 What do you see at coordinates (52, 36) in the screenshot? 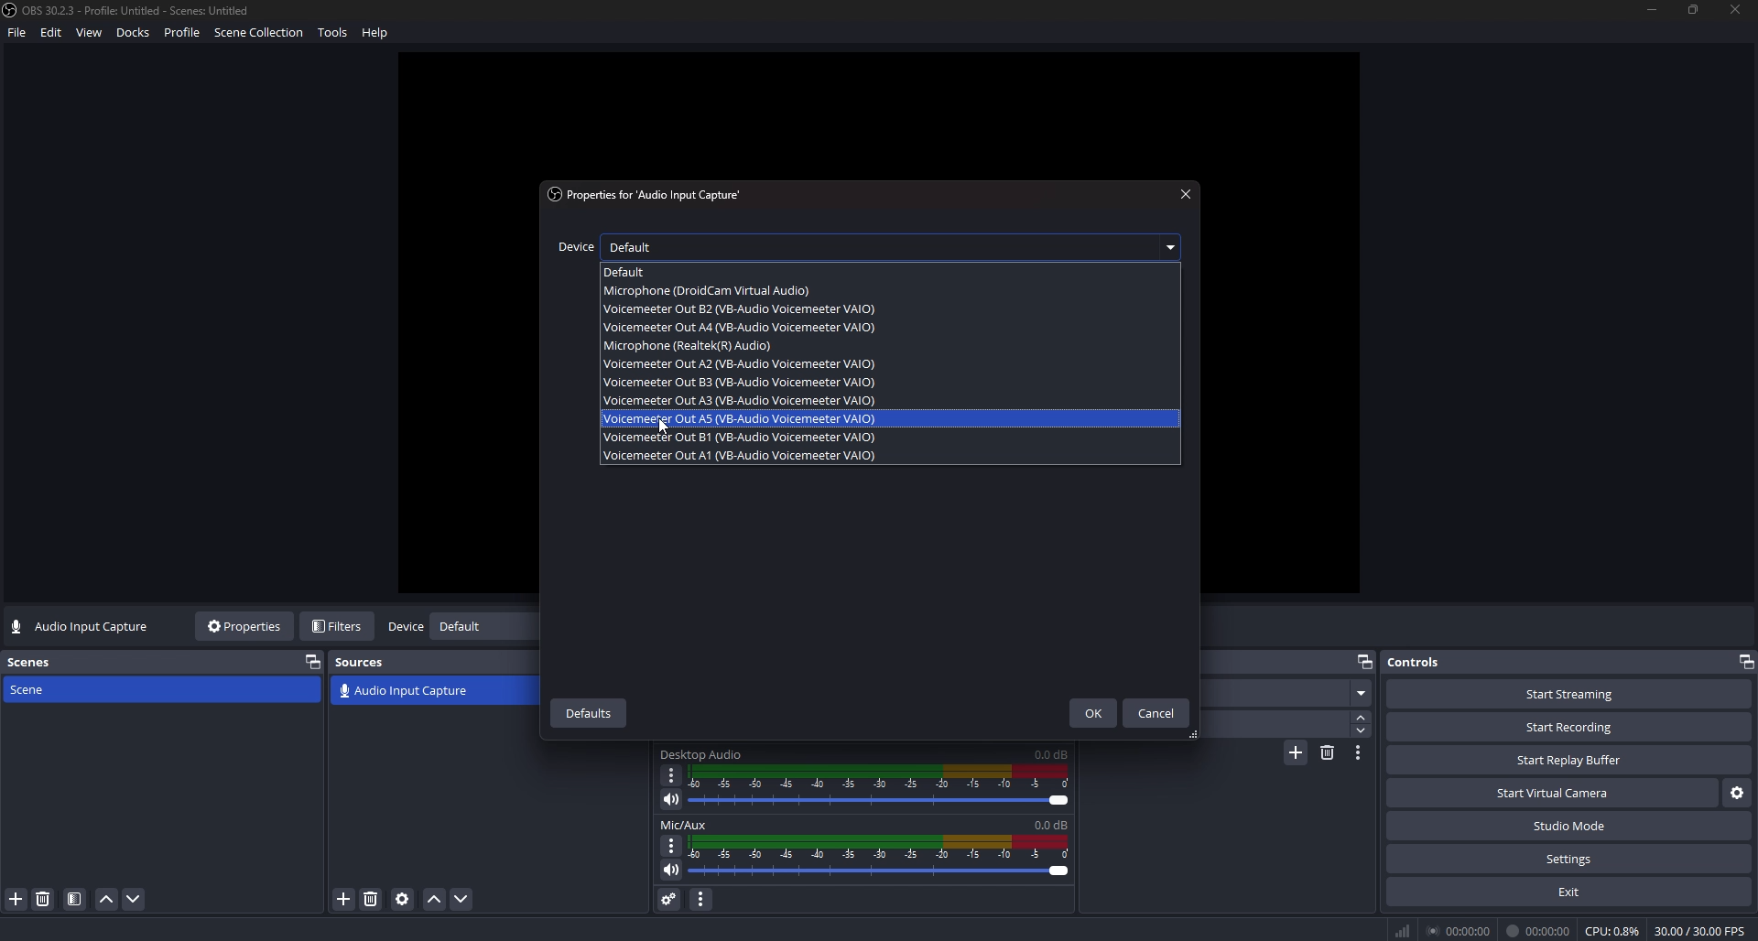
I see `Edit` at bounding box center [52, 36].